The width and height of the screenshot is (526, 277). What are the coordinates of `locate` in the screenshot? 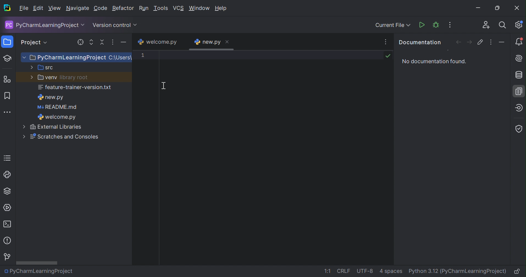 It's located at (79, 42).